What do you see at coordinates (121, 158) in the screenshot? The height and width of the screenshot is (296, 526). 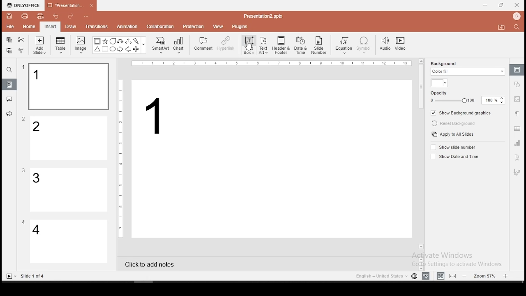 I see `` at bounding box center [121, 158].